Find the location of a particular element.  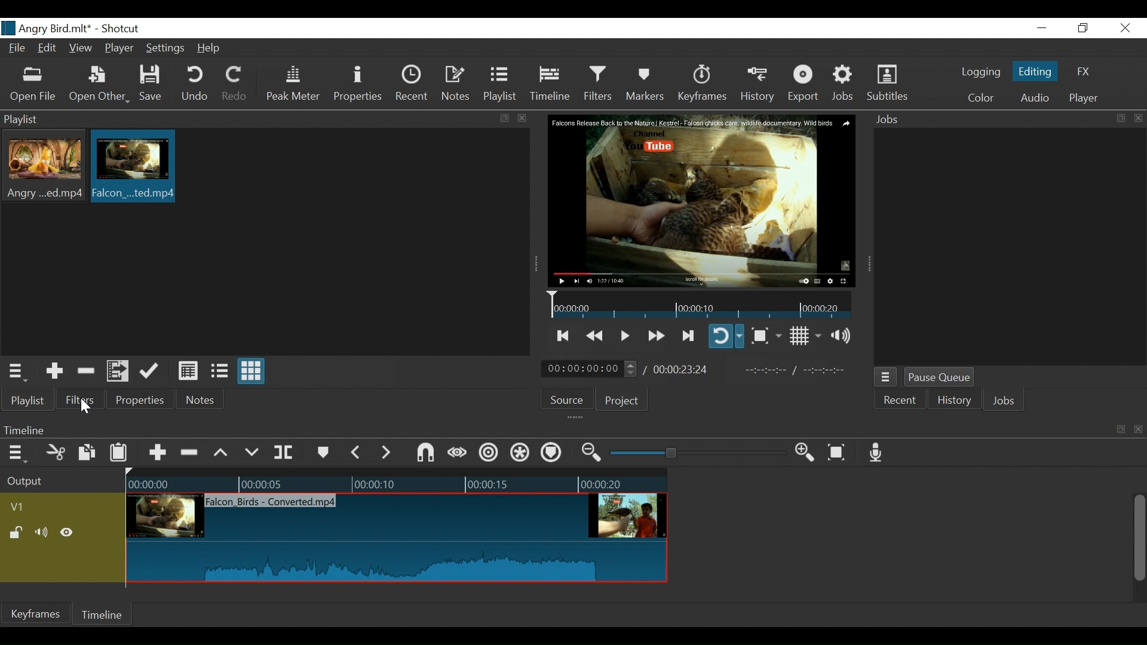

Notes is located at coordinates (456, 84).